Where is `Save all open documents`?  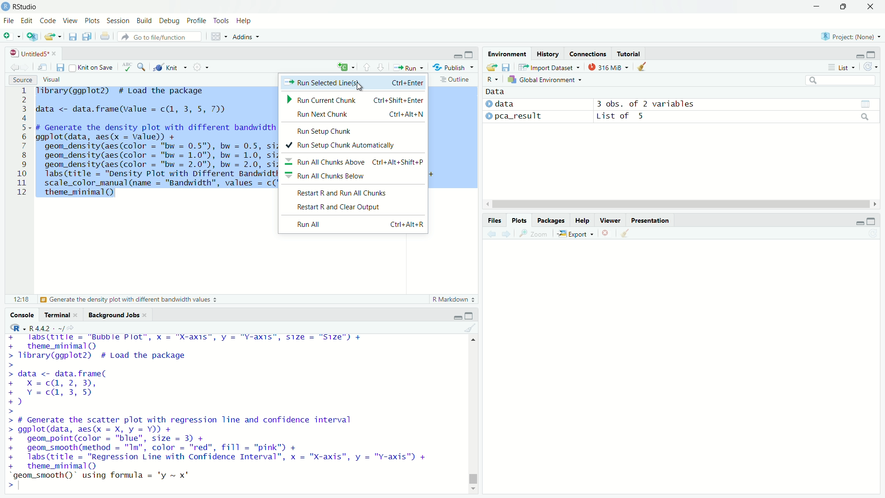 Save all open documents is located at coordinates (87, 36).